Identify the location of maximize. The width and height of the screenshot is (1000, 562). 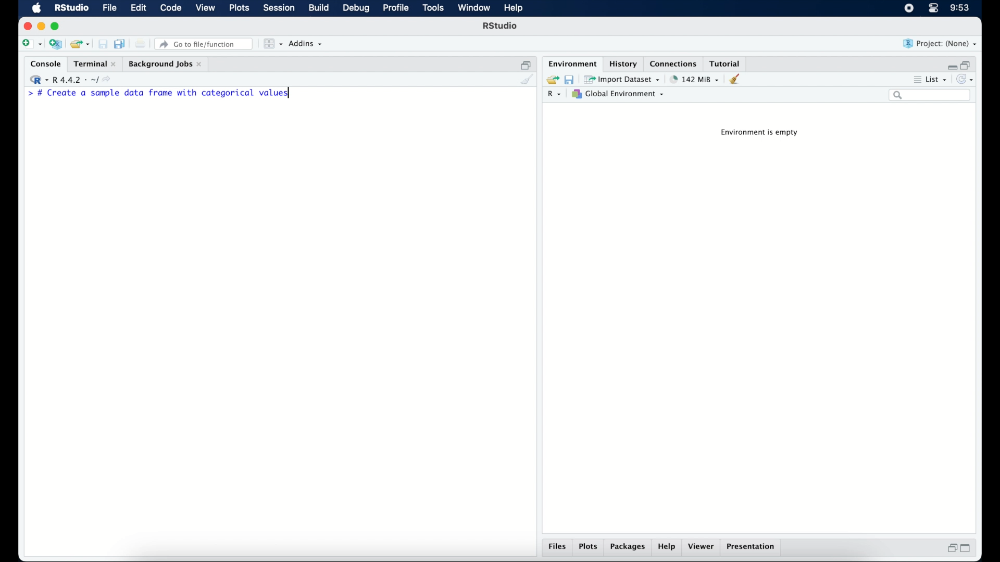
(967, 550).